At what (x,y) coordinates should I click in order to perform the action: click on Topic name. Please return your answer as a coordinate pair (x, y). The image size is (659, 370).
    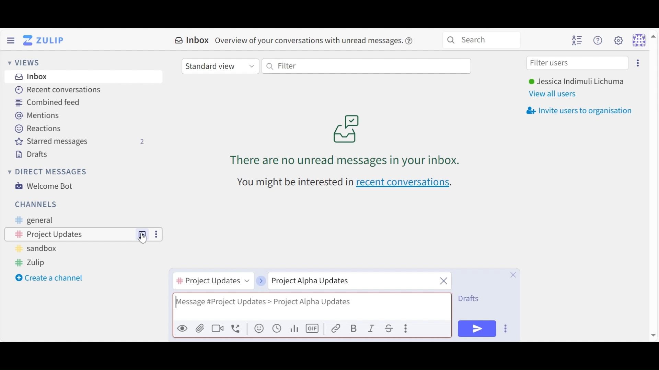
    Looking at the image, I should click on (347, 282).